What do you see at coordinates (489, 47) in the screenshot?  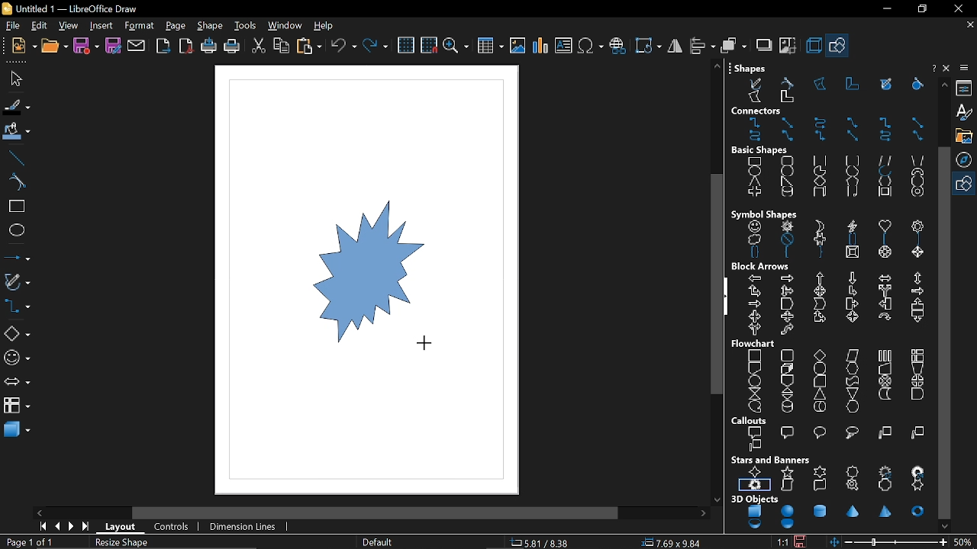 I see `Insert table` at bounding box center [489, 47].